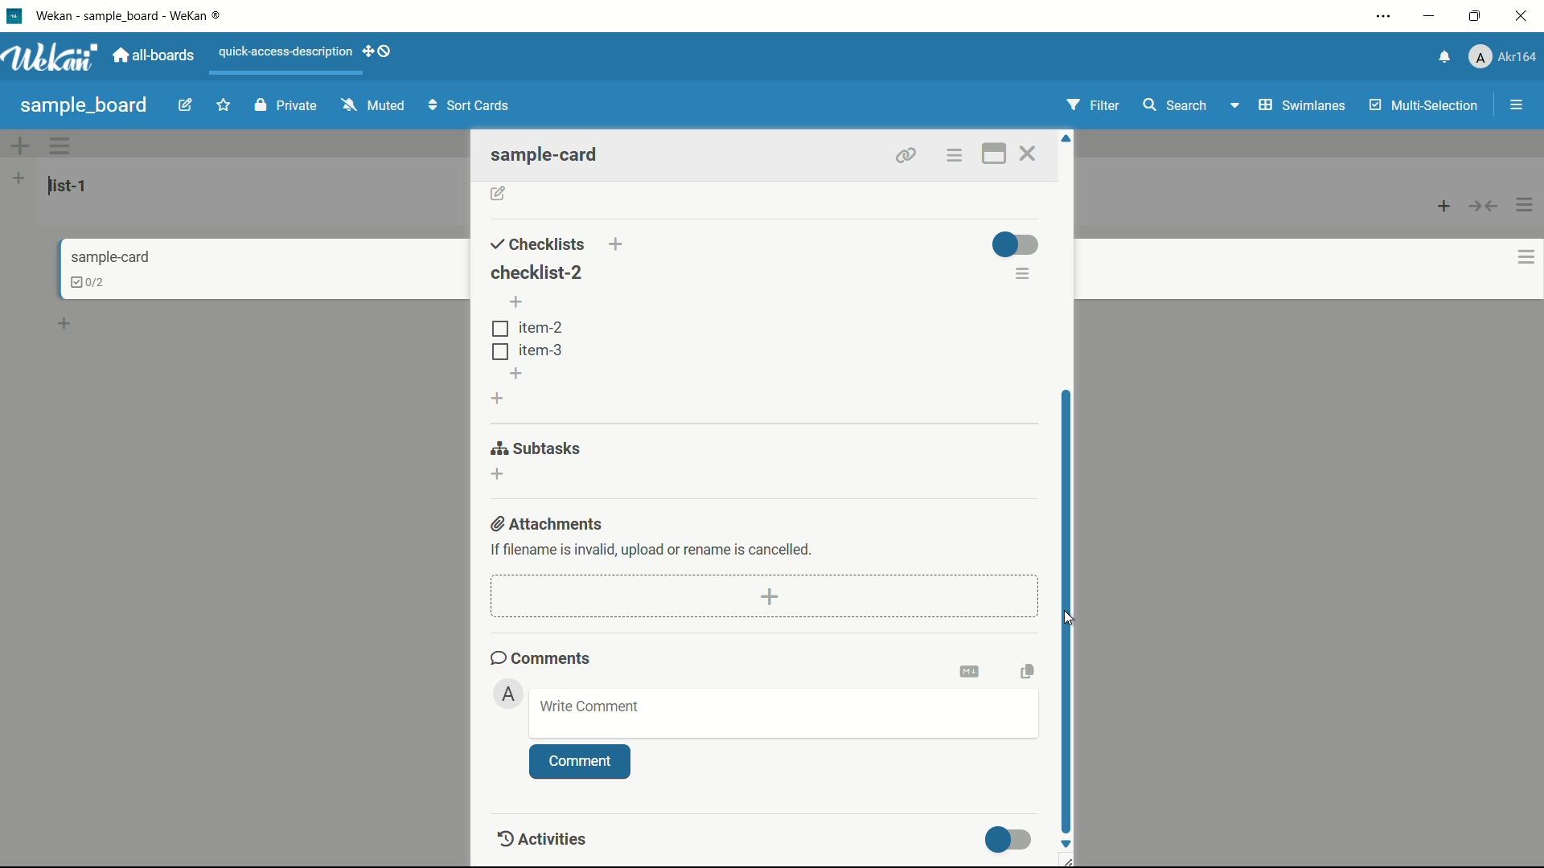  I want to click on tem-3, so click(527, 350).